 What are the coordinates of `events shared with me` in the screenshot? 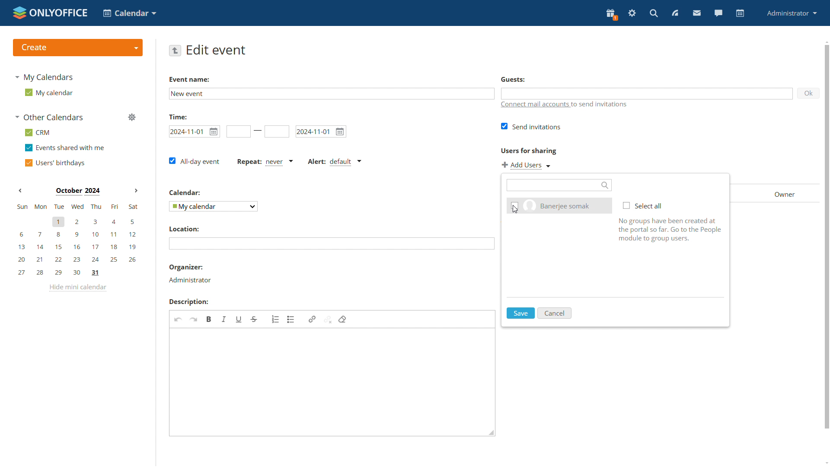 It's located at (66, 148).